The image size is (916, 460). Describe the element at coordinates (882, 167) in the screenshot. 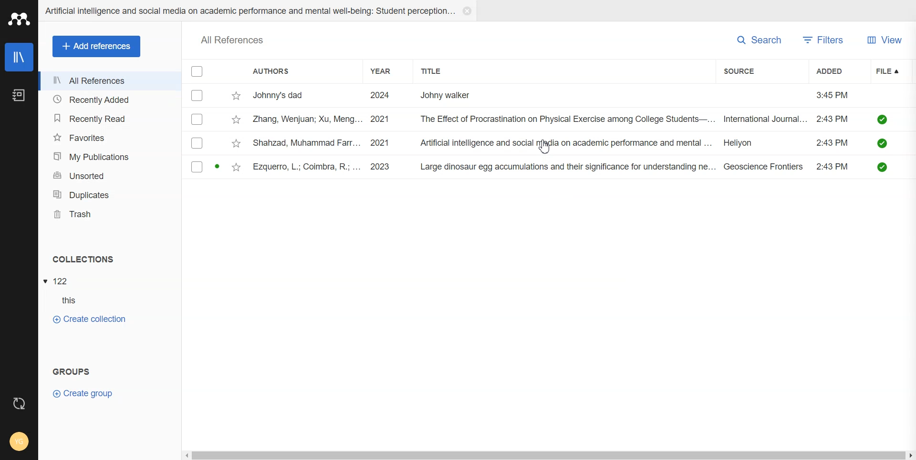

I see `downloded` at that location.